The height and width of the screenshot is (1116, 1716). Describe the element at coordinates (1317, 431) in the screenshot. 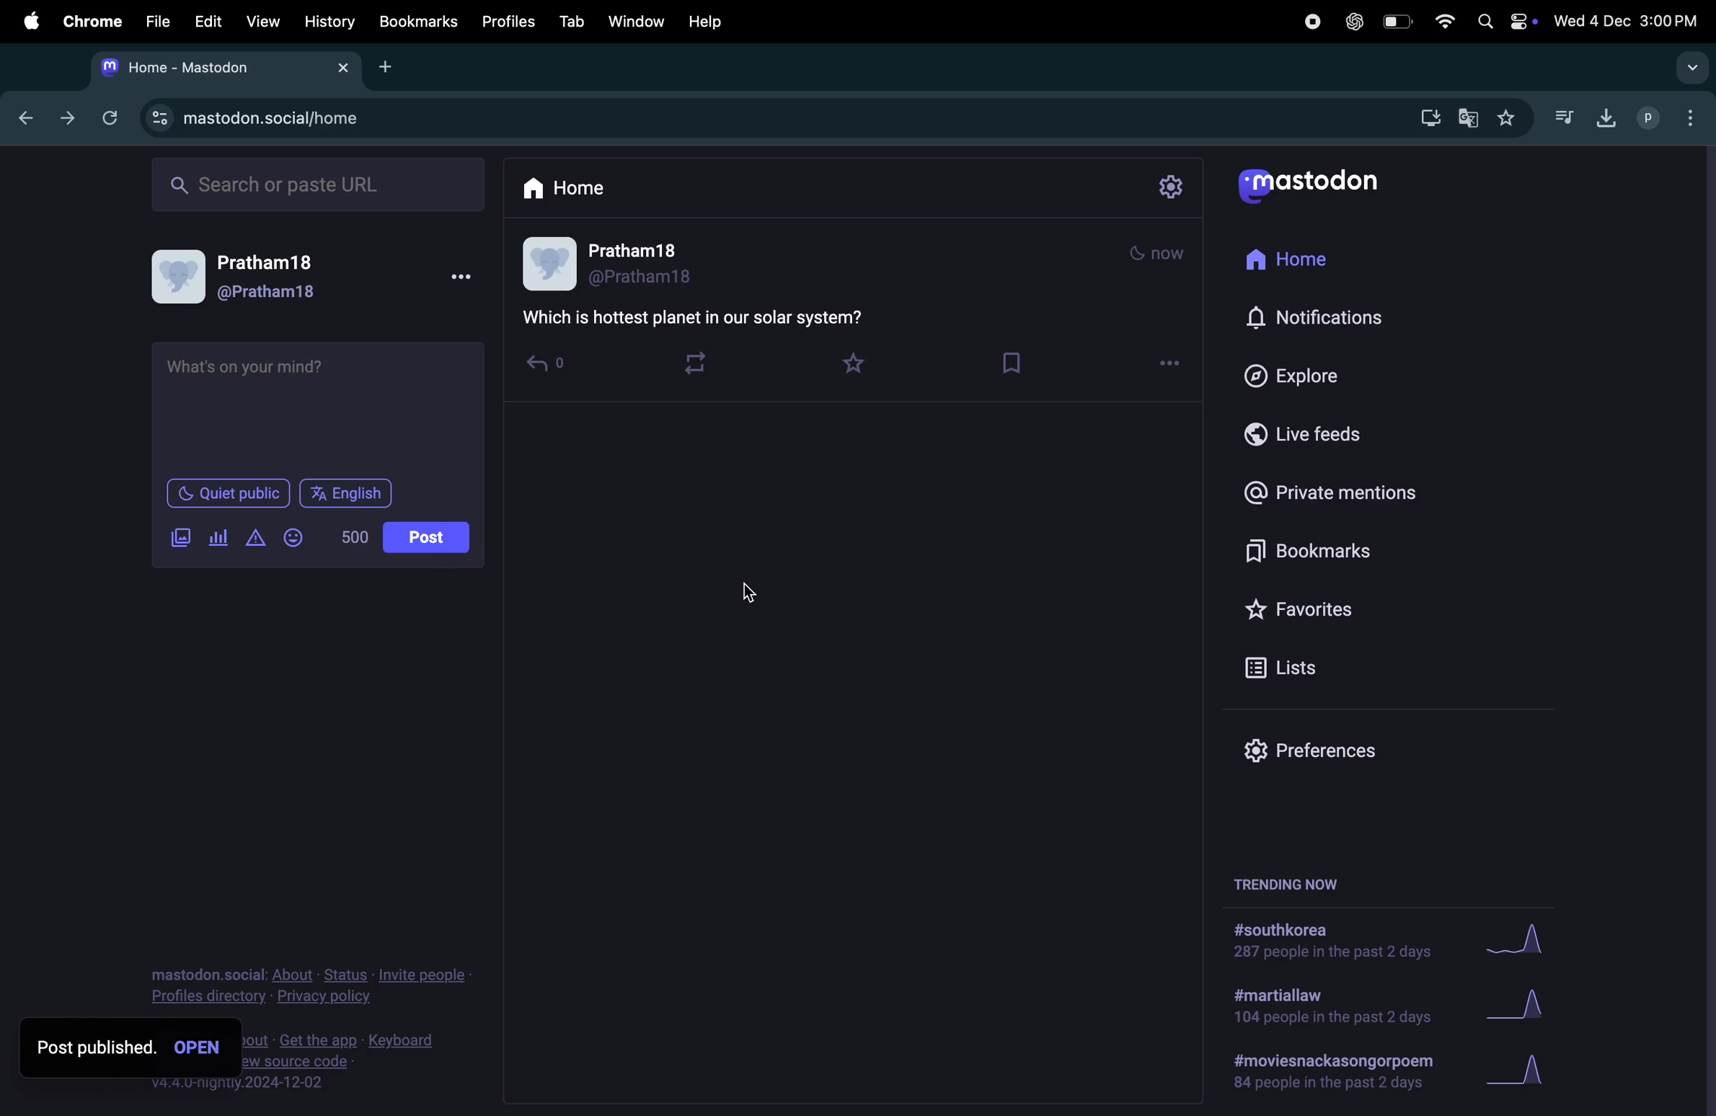

I see `live feeds` at that location.